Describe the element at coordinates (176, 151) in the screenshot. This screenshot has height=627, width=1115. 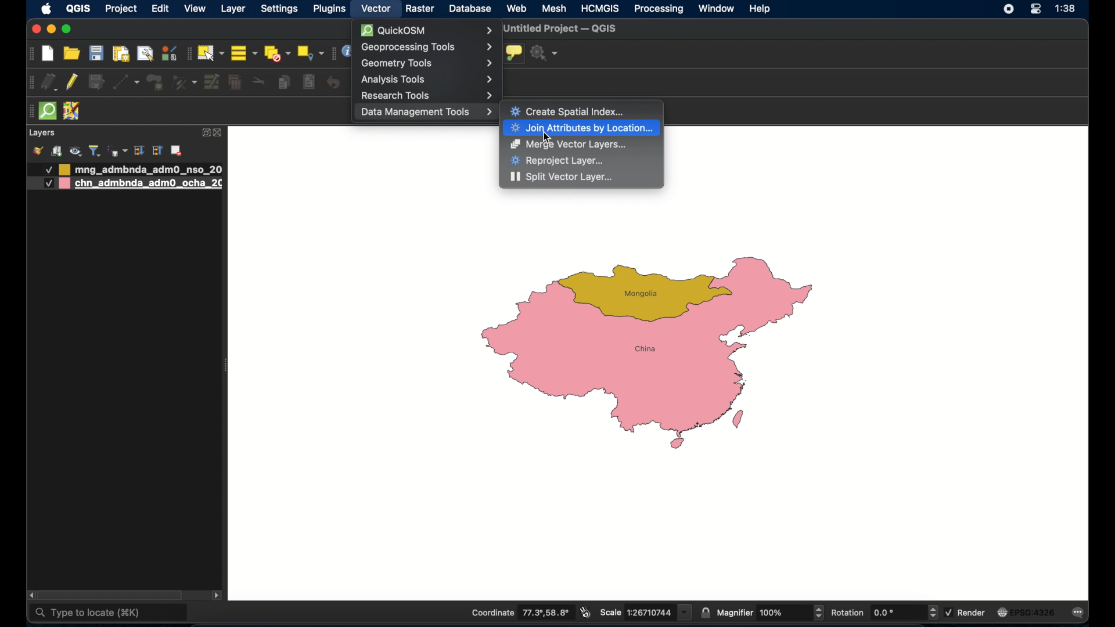
I see `add layer/group` at that location.